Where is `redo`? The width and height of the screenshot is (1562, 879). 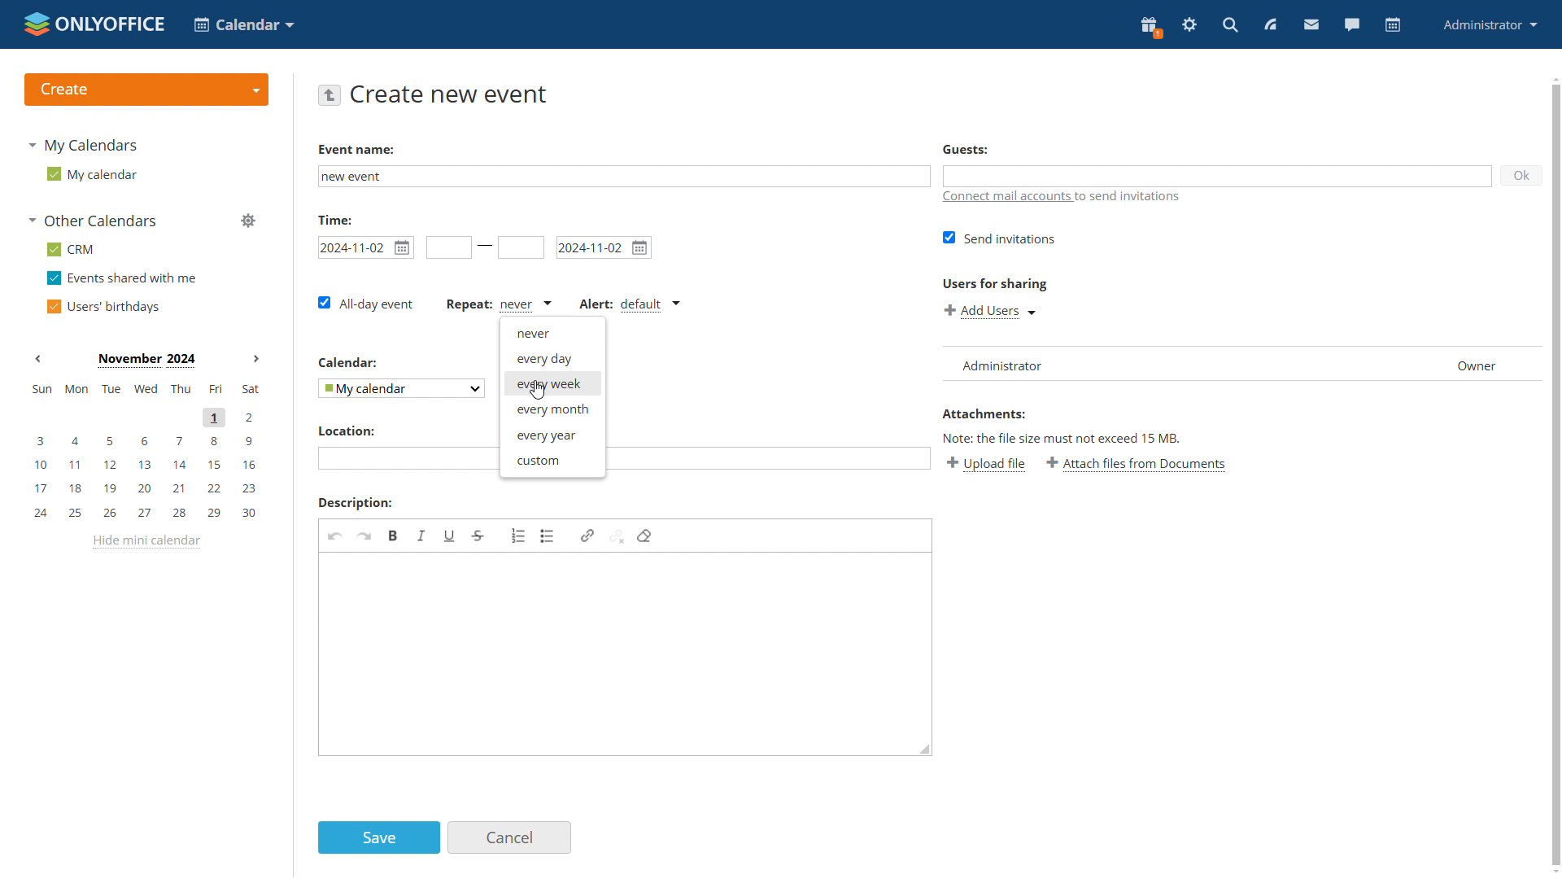
redo is located at coordinates (364, 536).